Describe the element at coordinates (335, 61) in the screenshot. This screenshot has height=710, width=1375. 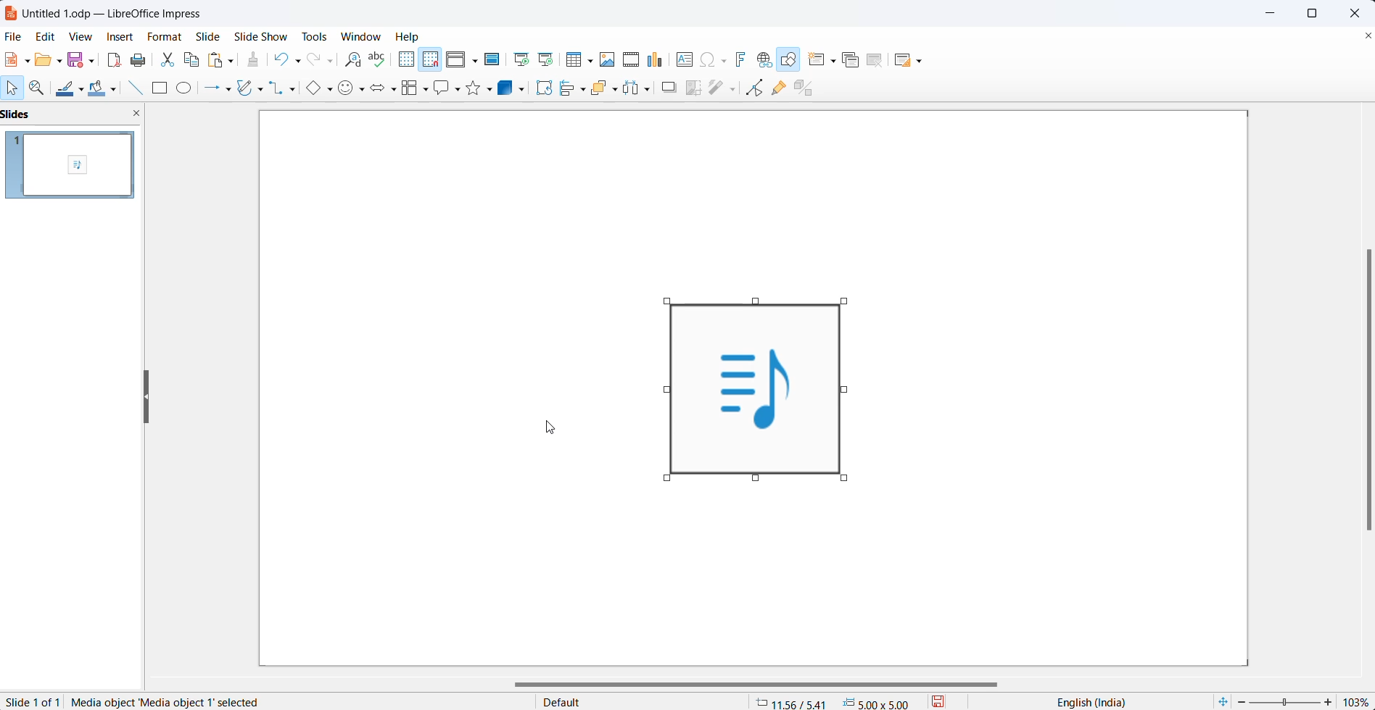
I see `actions to redo dropdown button` at that location.